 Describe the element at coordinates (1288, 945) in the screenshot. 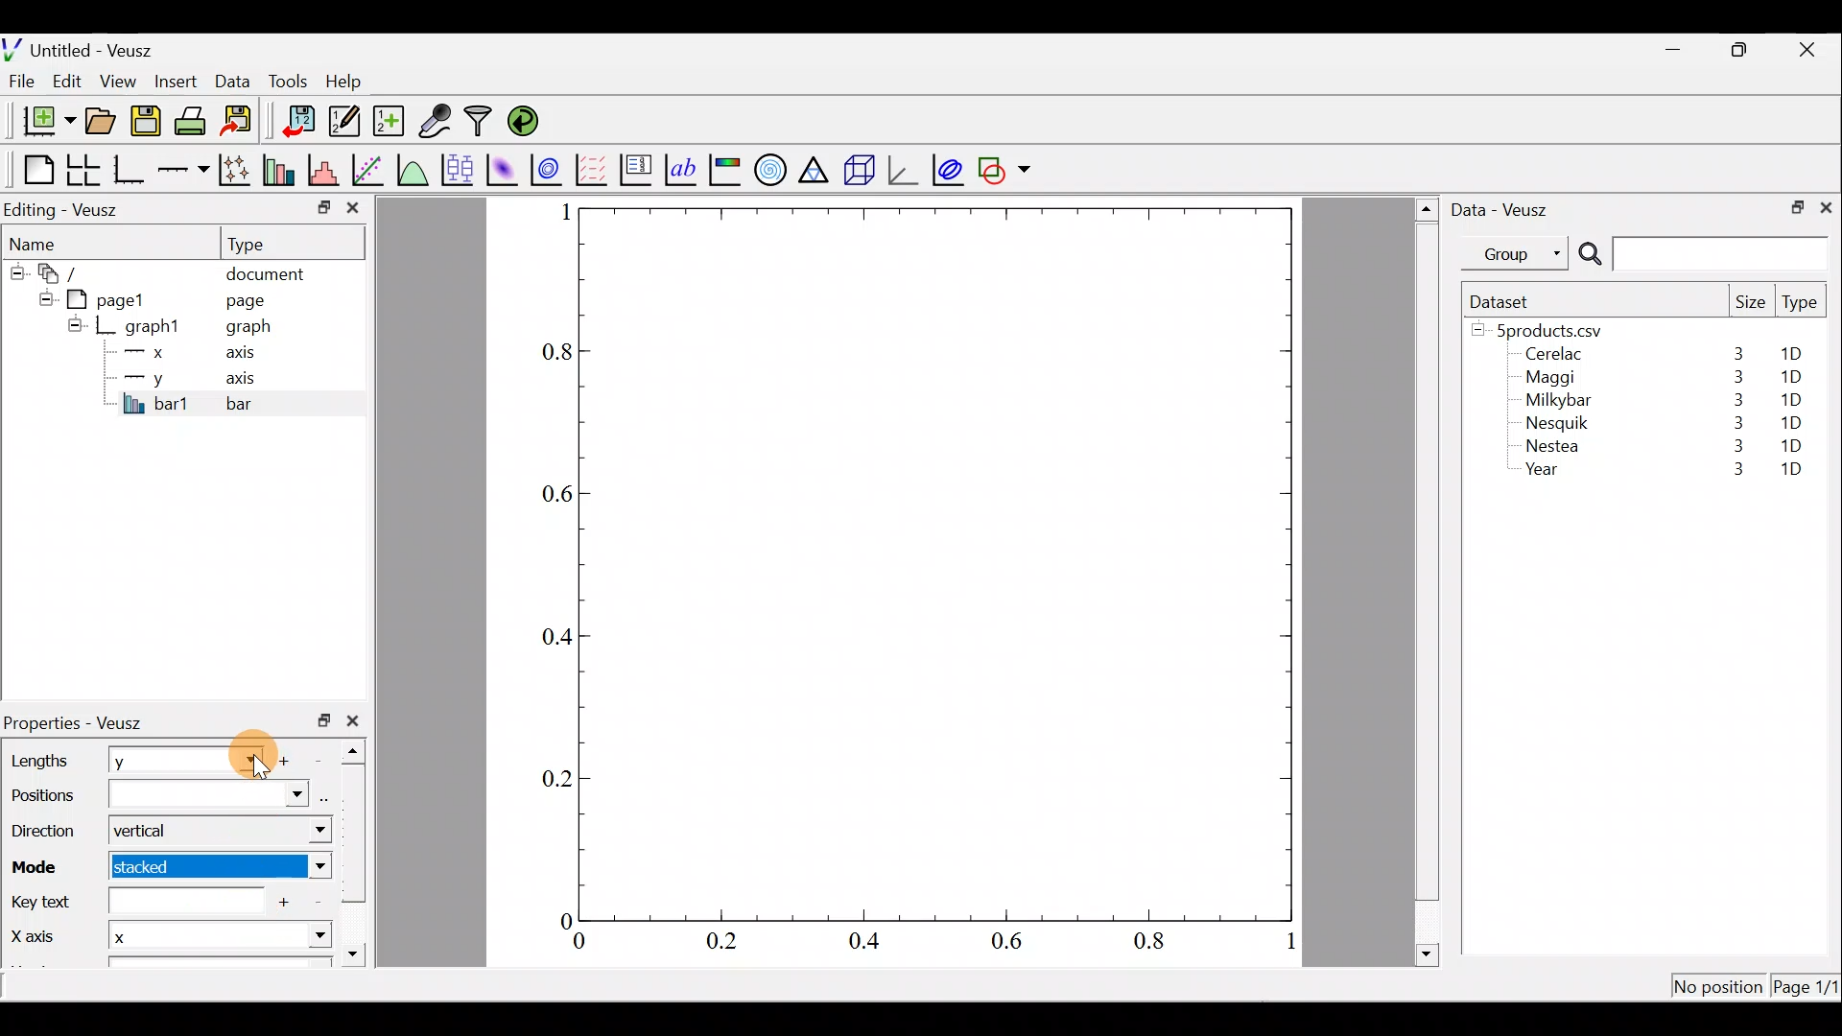

I see `1` at that location.